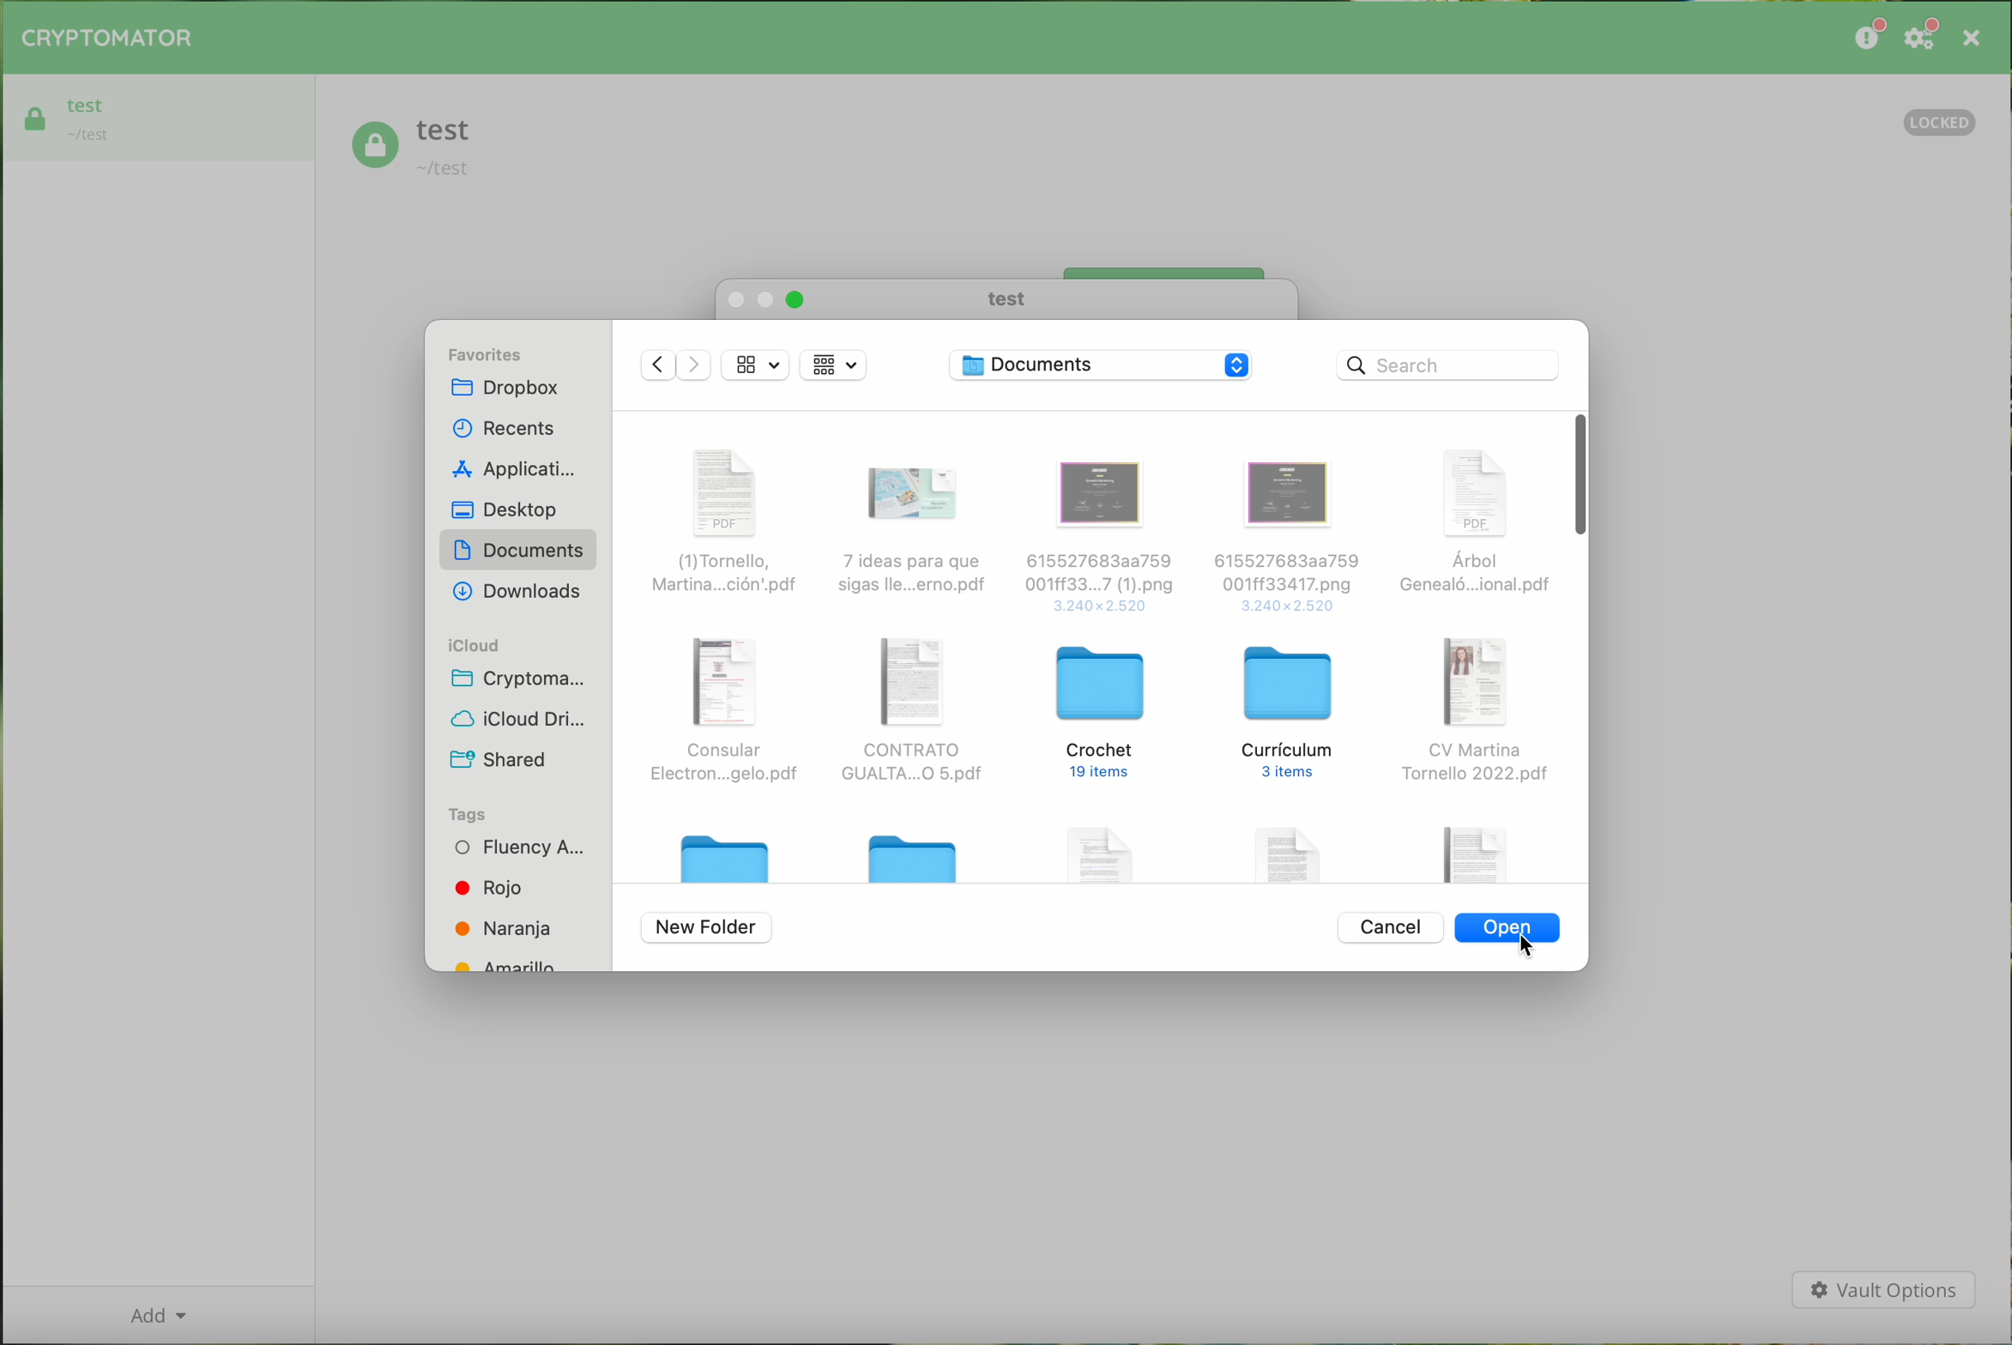  Describe the element at coordinates (795, 300) in the screenshot. I see `maximize` at that location.